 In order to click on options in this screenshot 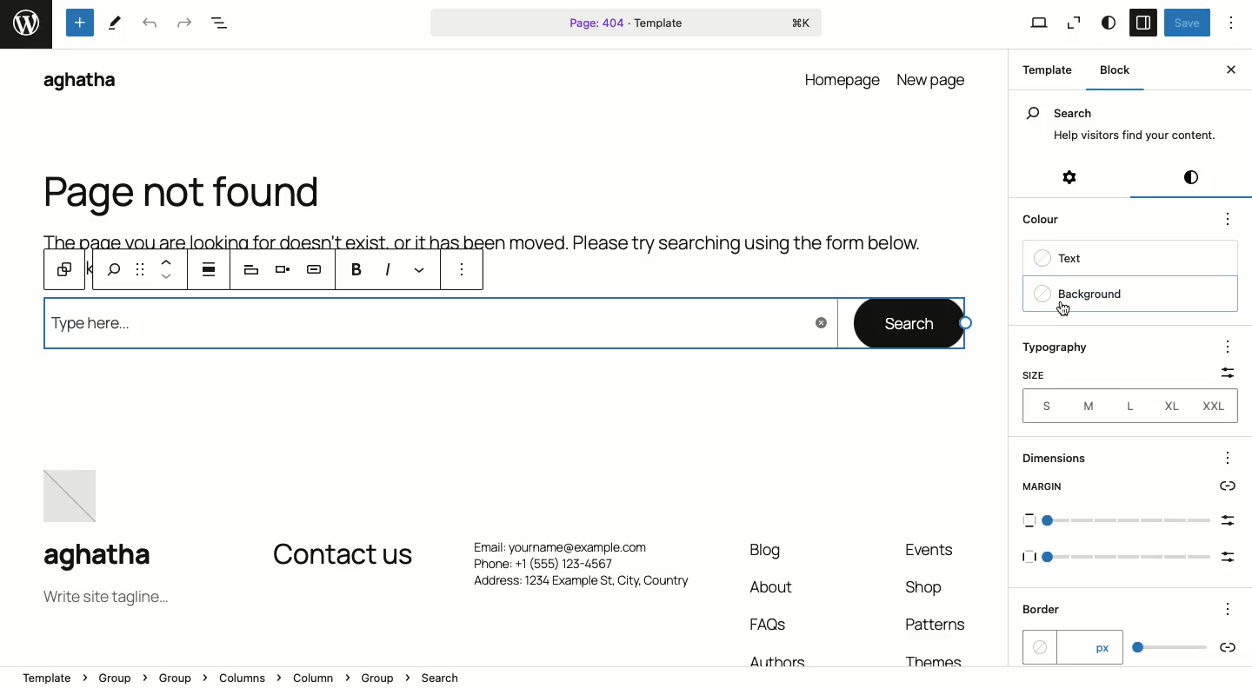, I will do `click(1229, 220)`.